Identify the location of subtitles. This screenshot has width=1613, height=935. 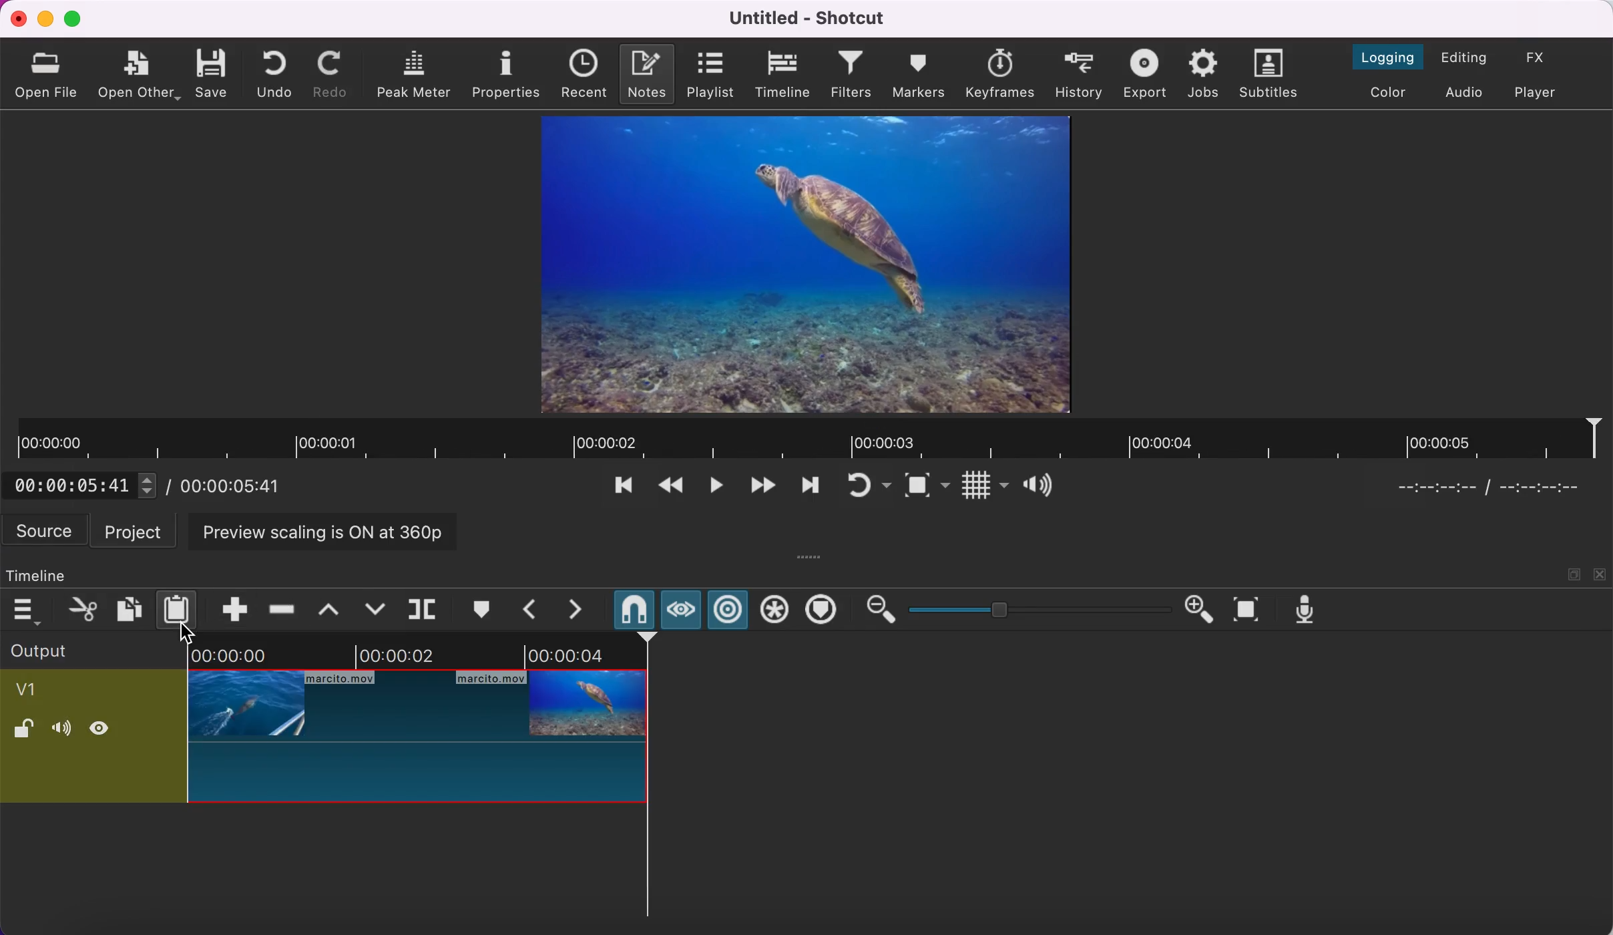
(1273, 74).